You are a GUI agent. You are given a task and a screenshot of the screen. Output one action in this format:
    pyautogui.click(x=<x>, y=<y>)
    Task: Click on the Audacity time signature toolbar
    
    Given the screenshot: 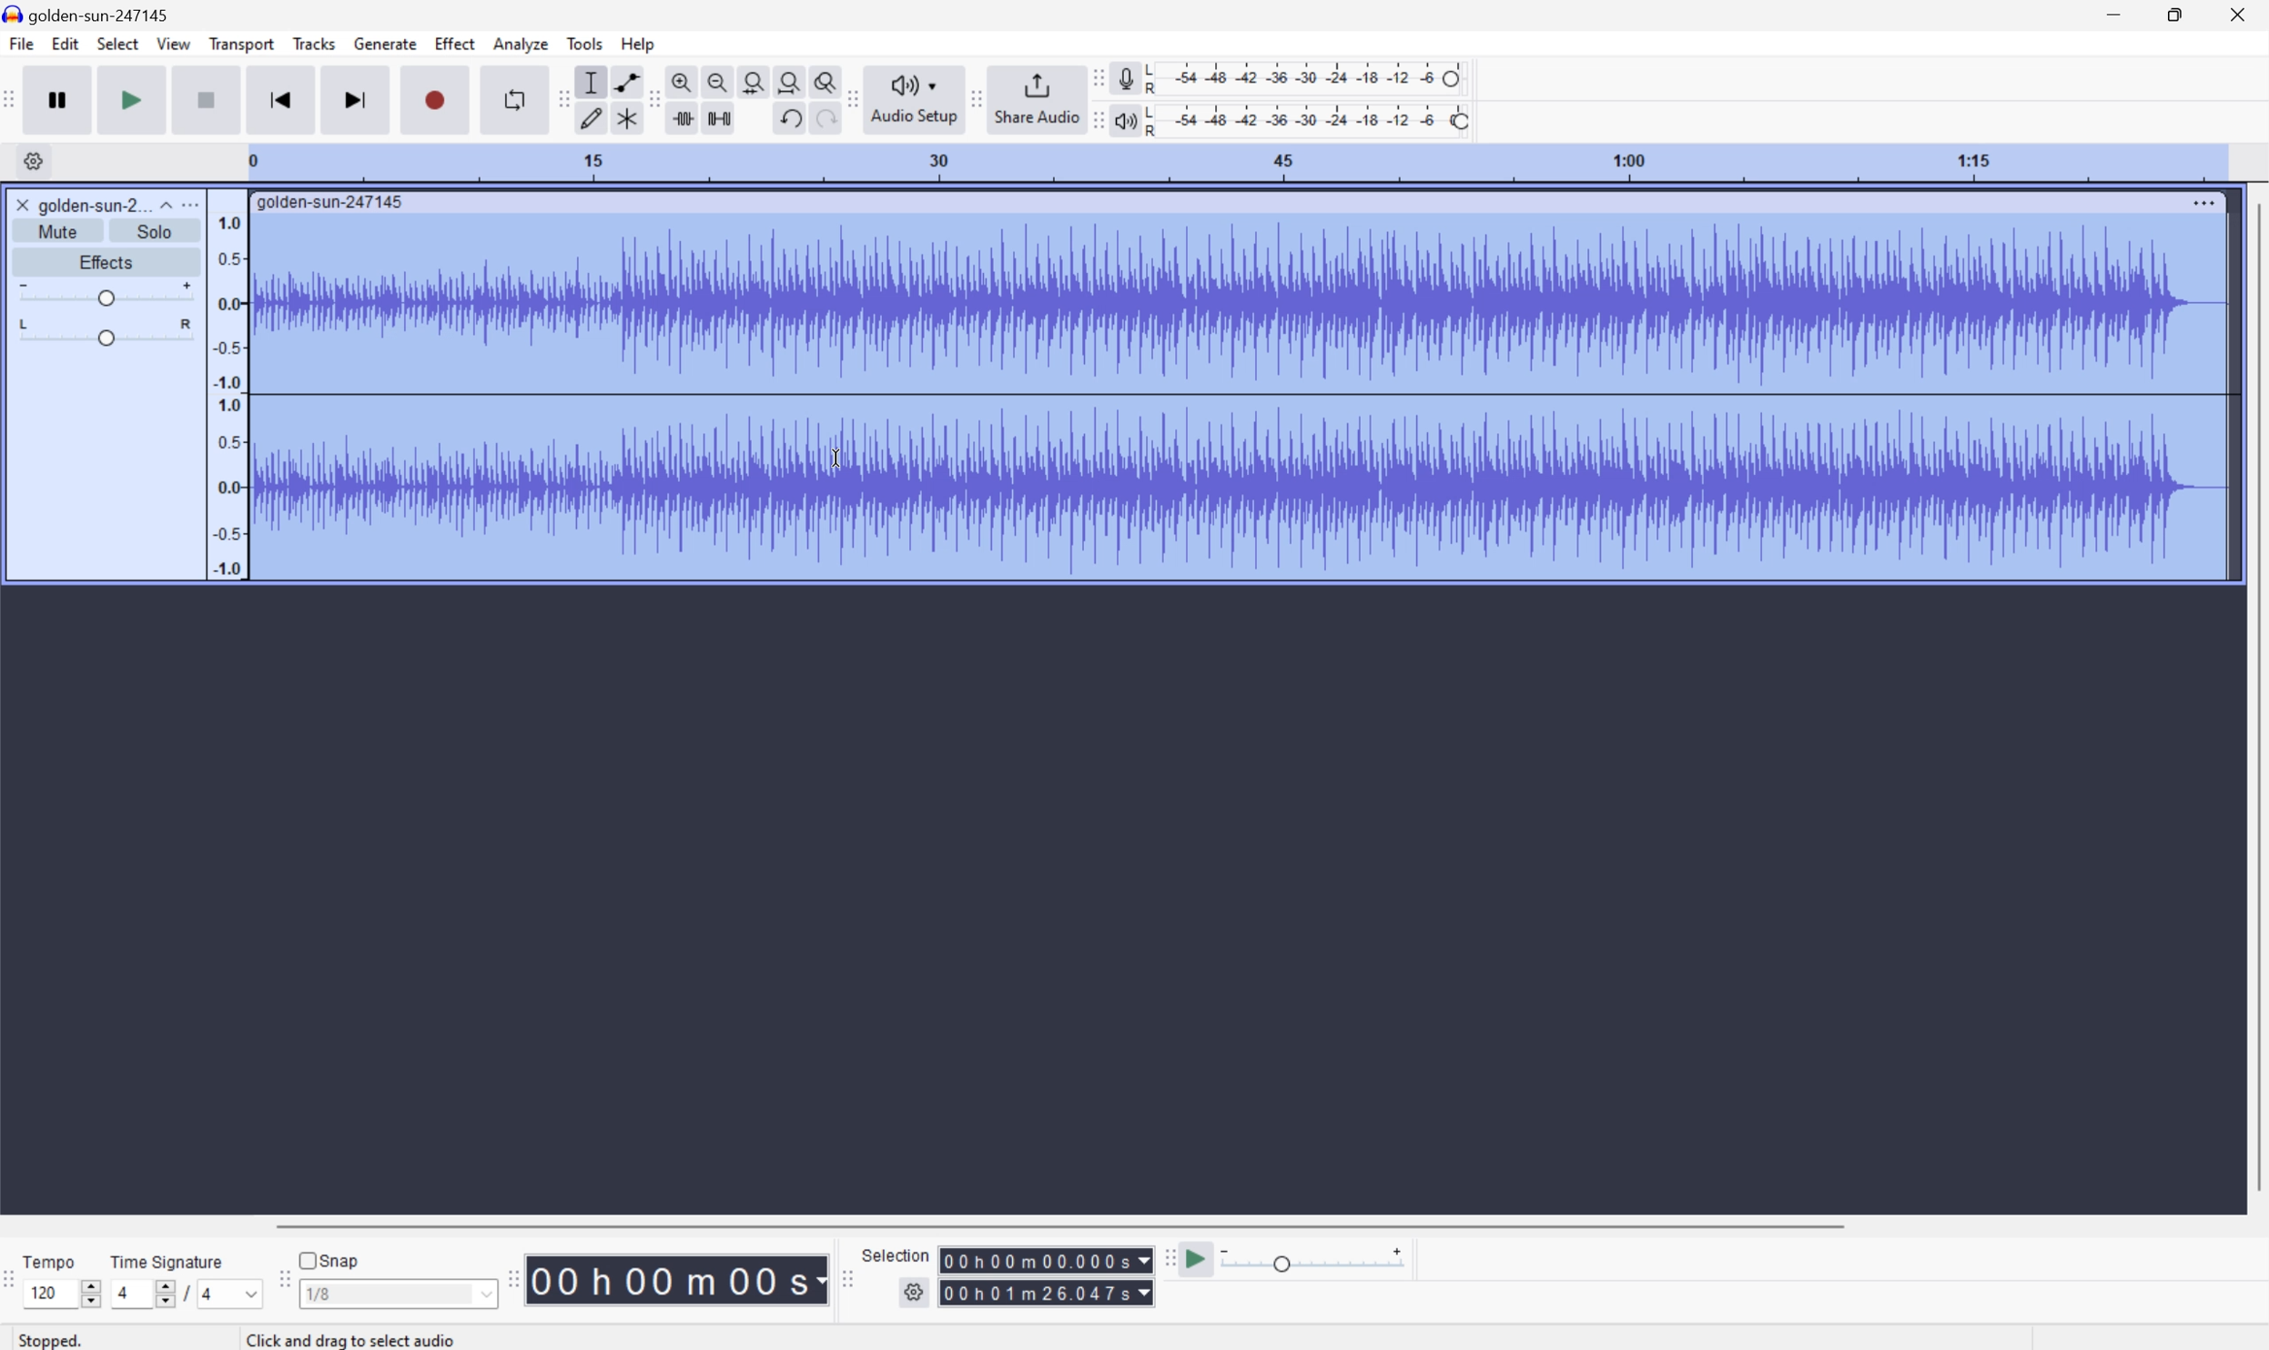 What is the action you would take?
    pyautogui.click(x=15, y=1288)
    